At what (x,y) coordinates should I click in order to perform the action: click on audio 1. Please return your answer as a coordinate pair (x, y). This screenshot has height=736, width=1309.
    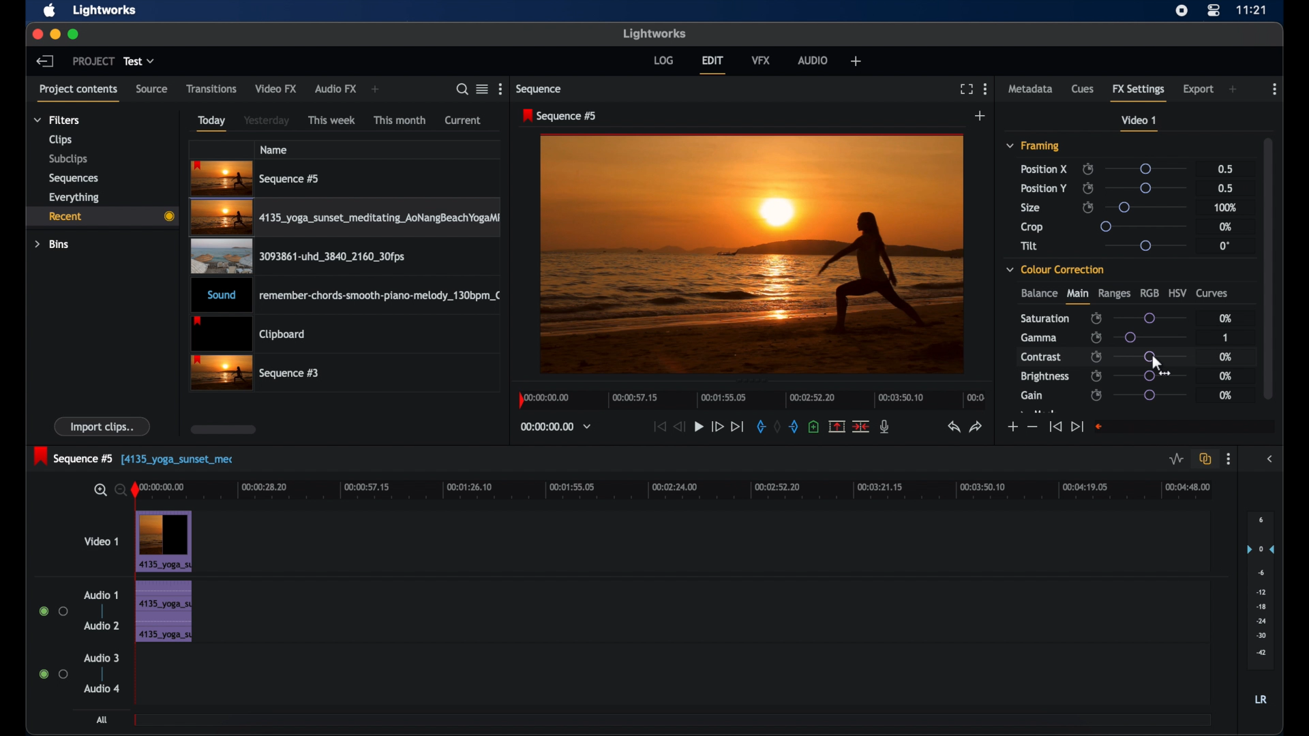
    Looking at the image, I should click on (100, 595).